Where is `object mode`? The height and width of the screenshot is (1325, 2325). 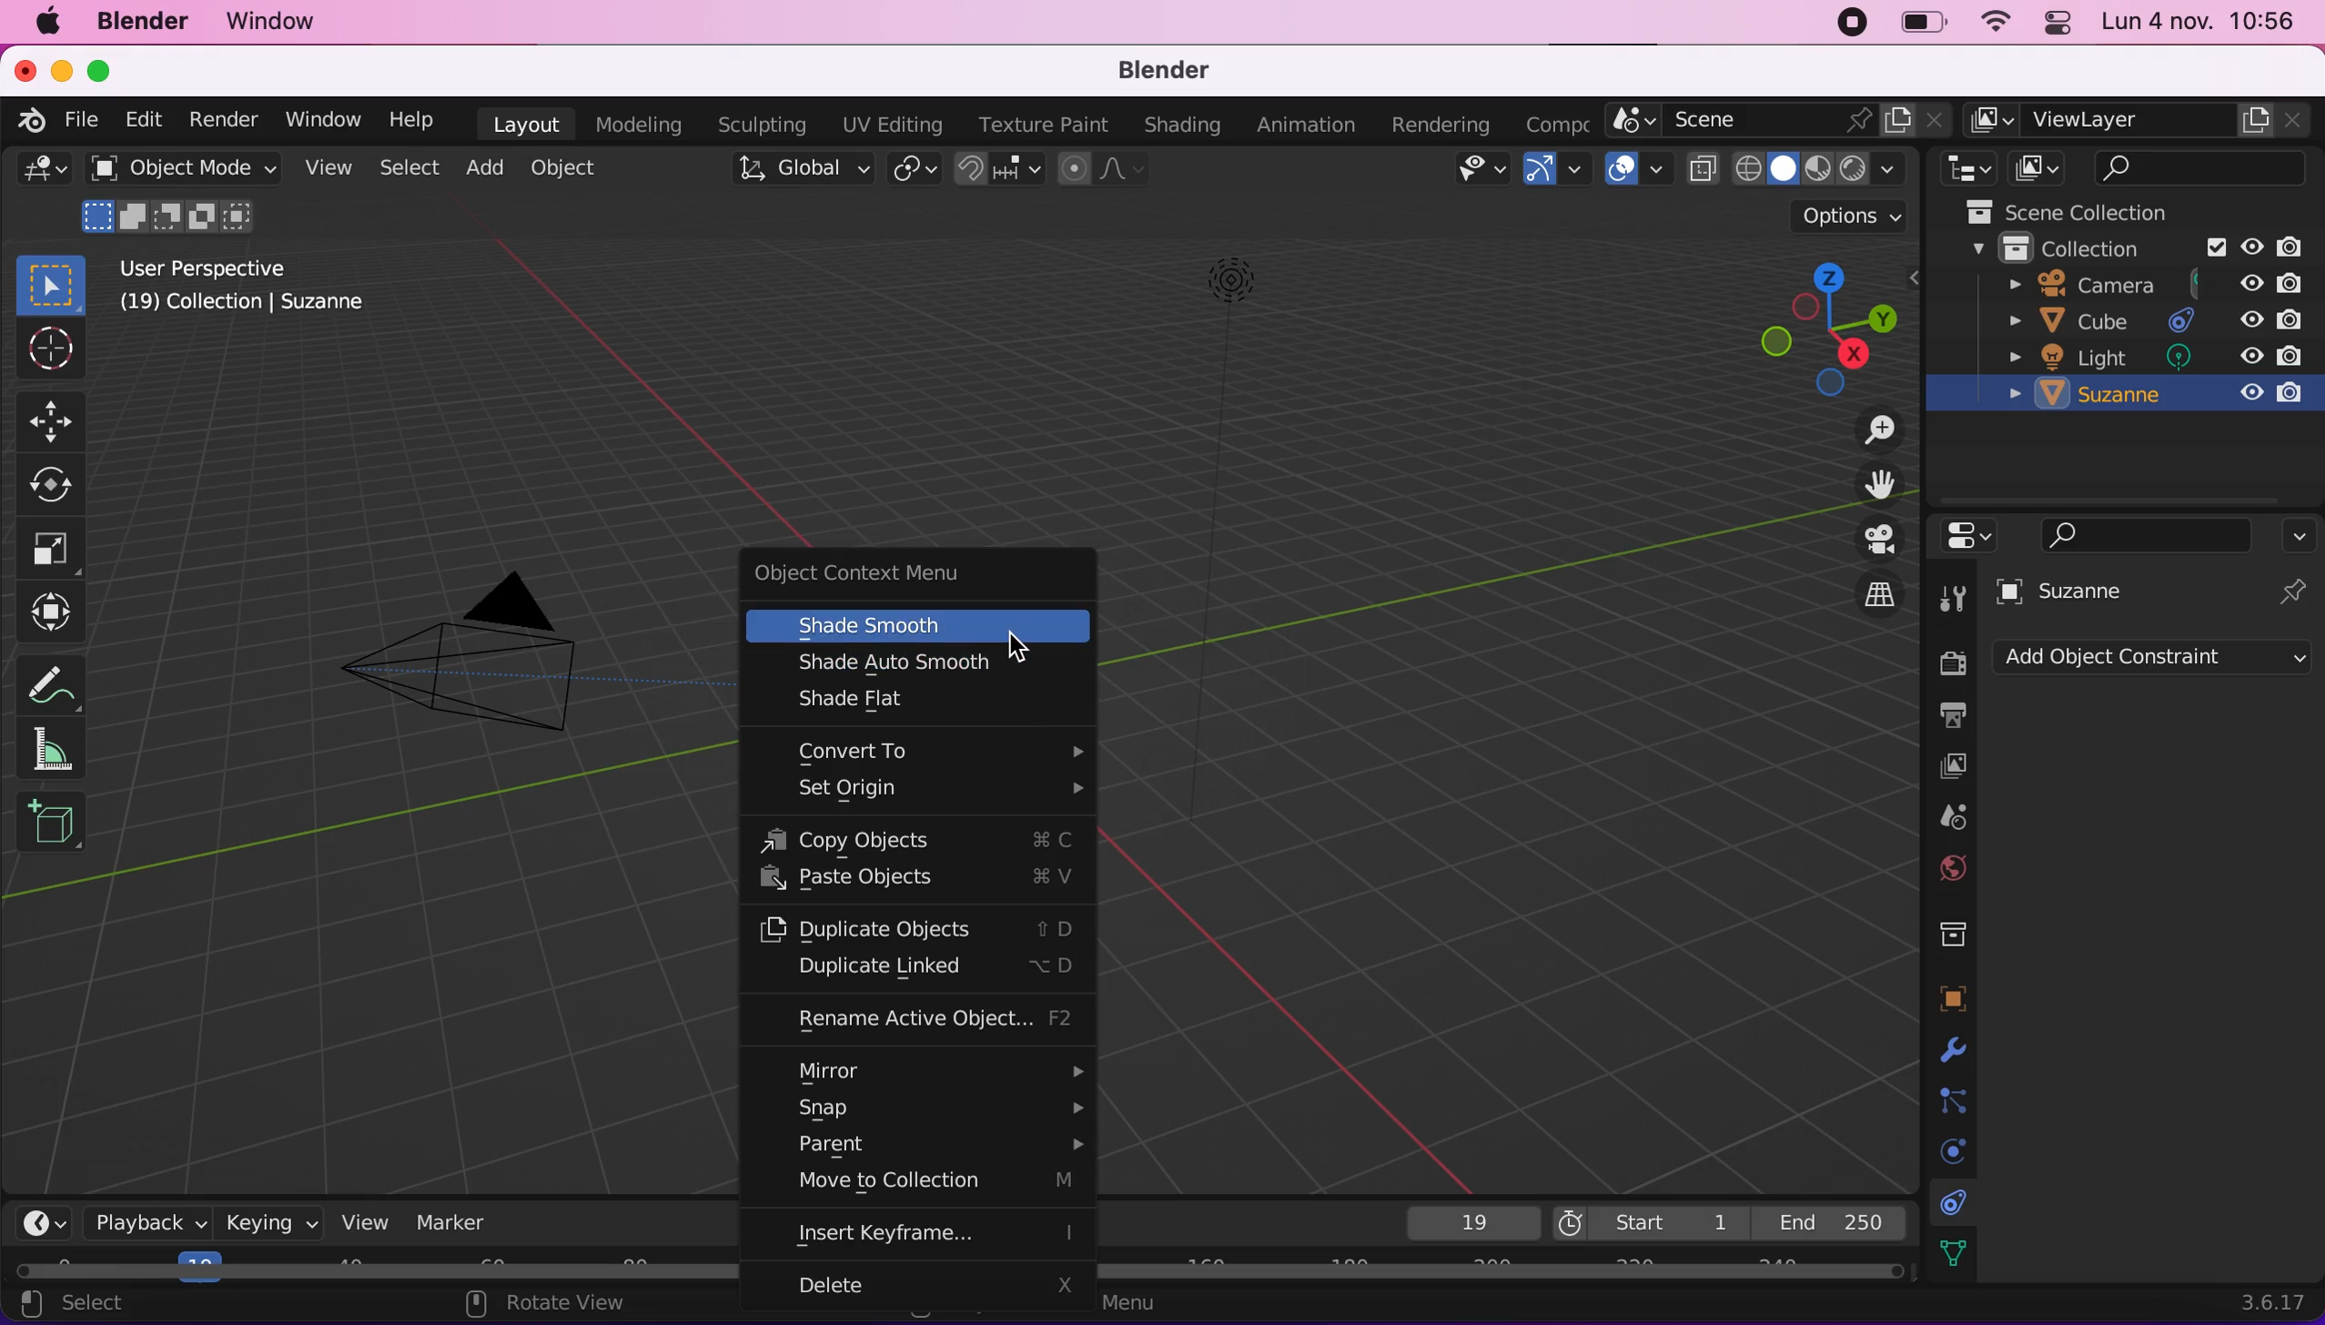
object mode is located at coordinates (185, 170).